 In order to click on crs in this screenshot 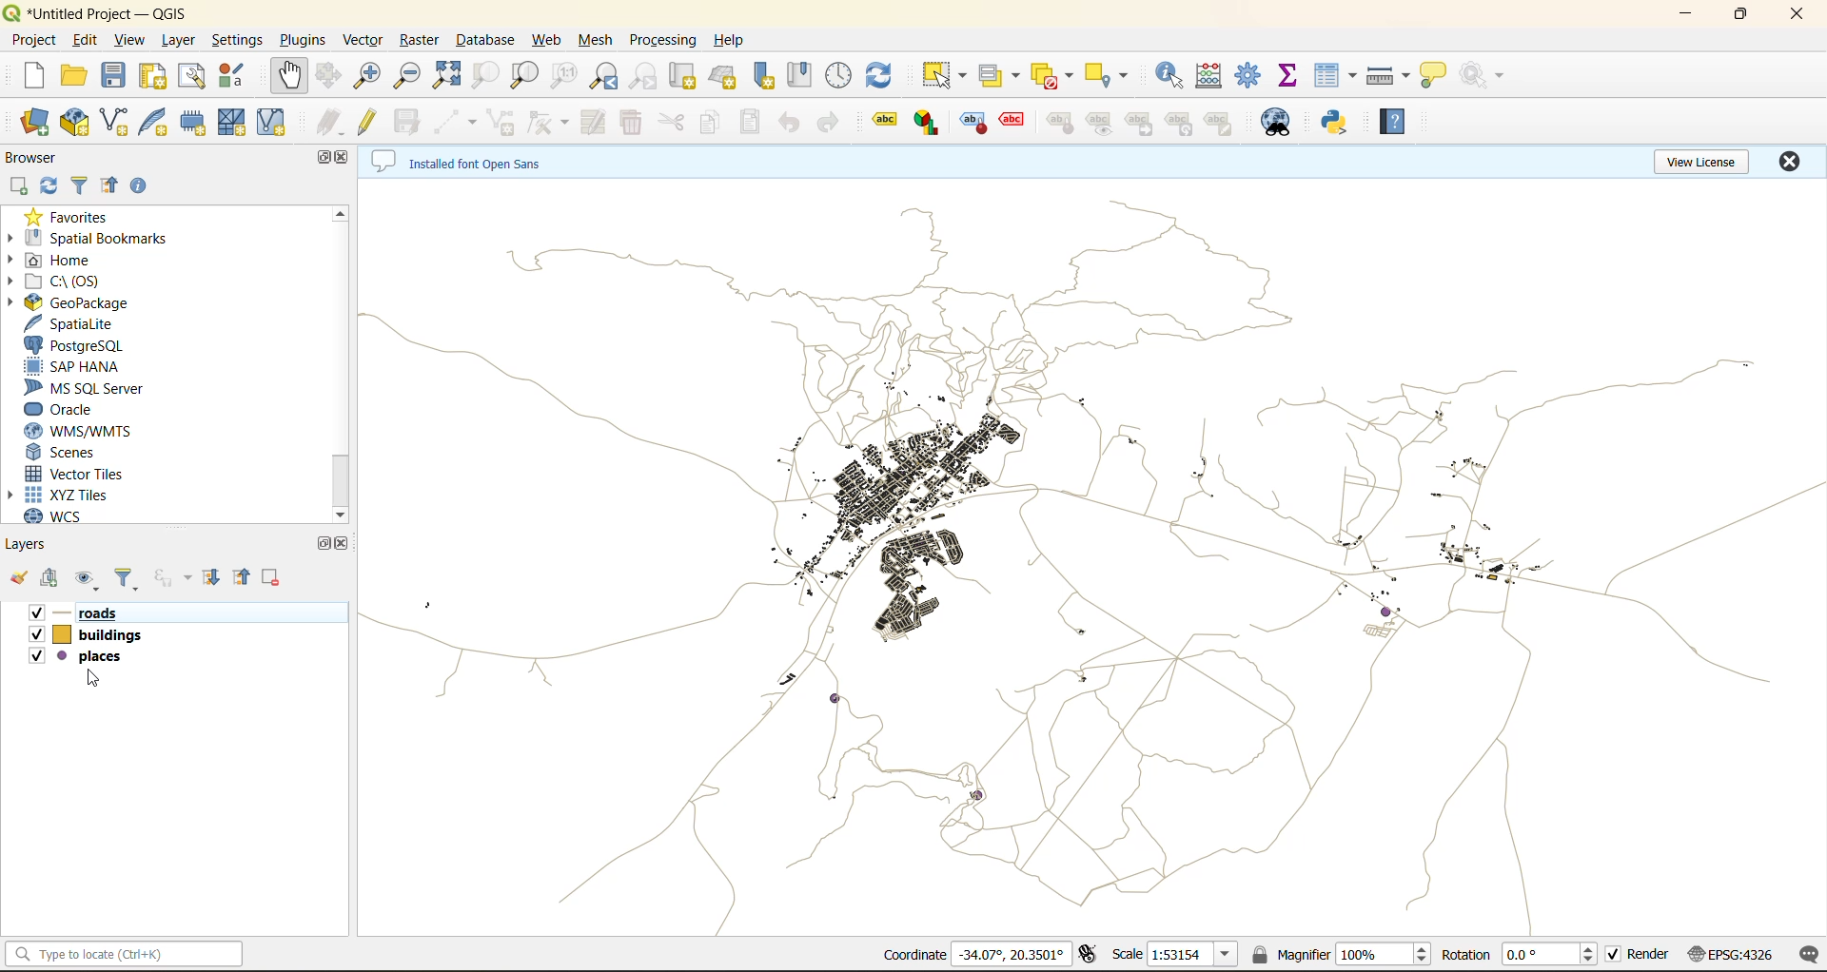, I will do `click(1728, 955)`.